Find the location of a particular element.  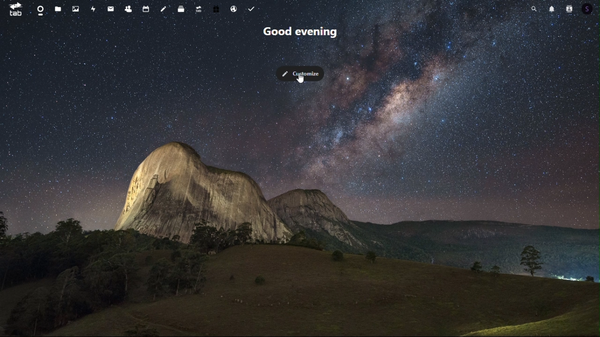

files is located at coordinates (58, 9).